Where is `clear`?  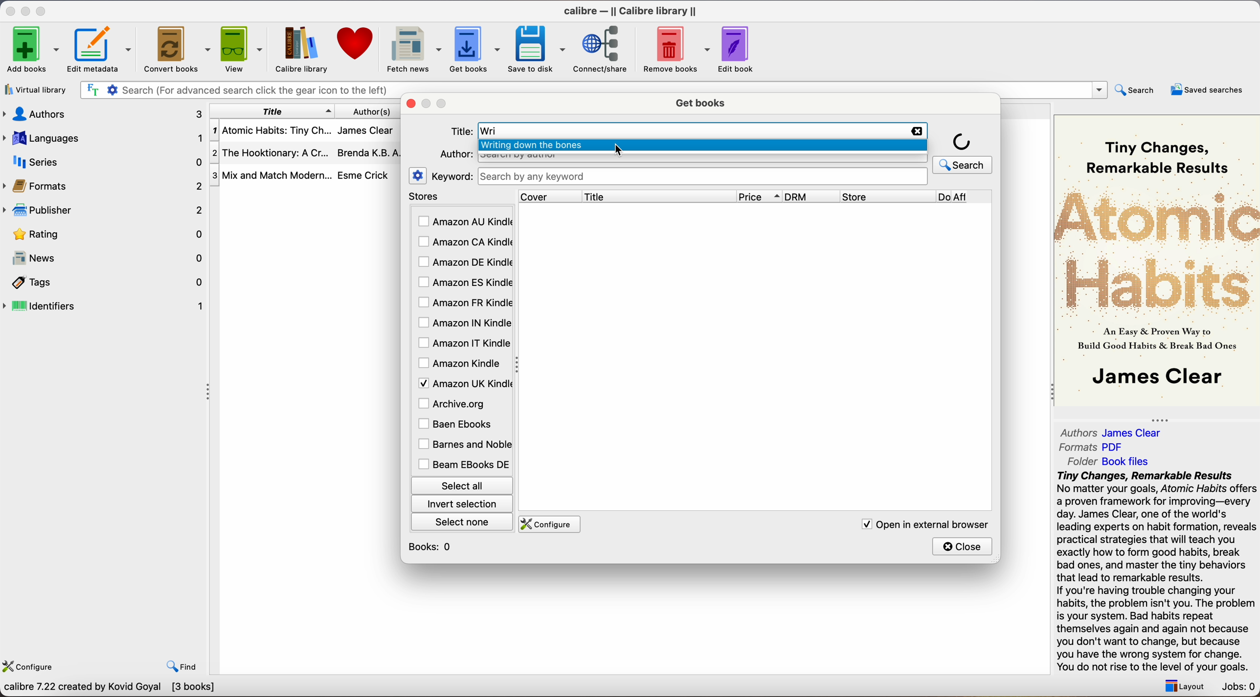
clear is located at coordinates (915, 131).